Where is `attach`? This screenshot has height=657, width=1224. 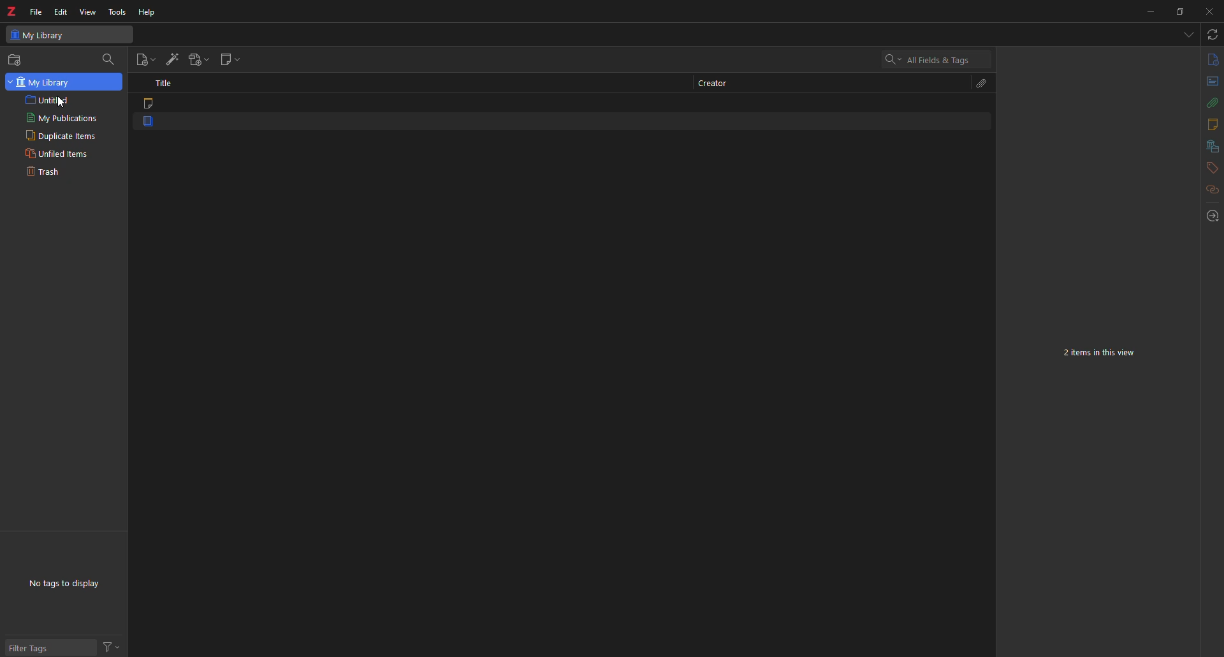
attach is located at coordinates (1211, 103).